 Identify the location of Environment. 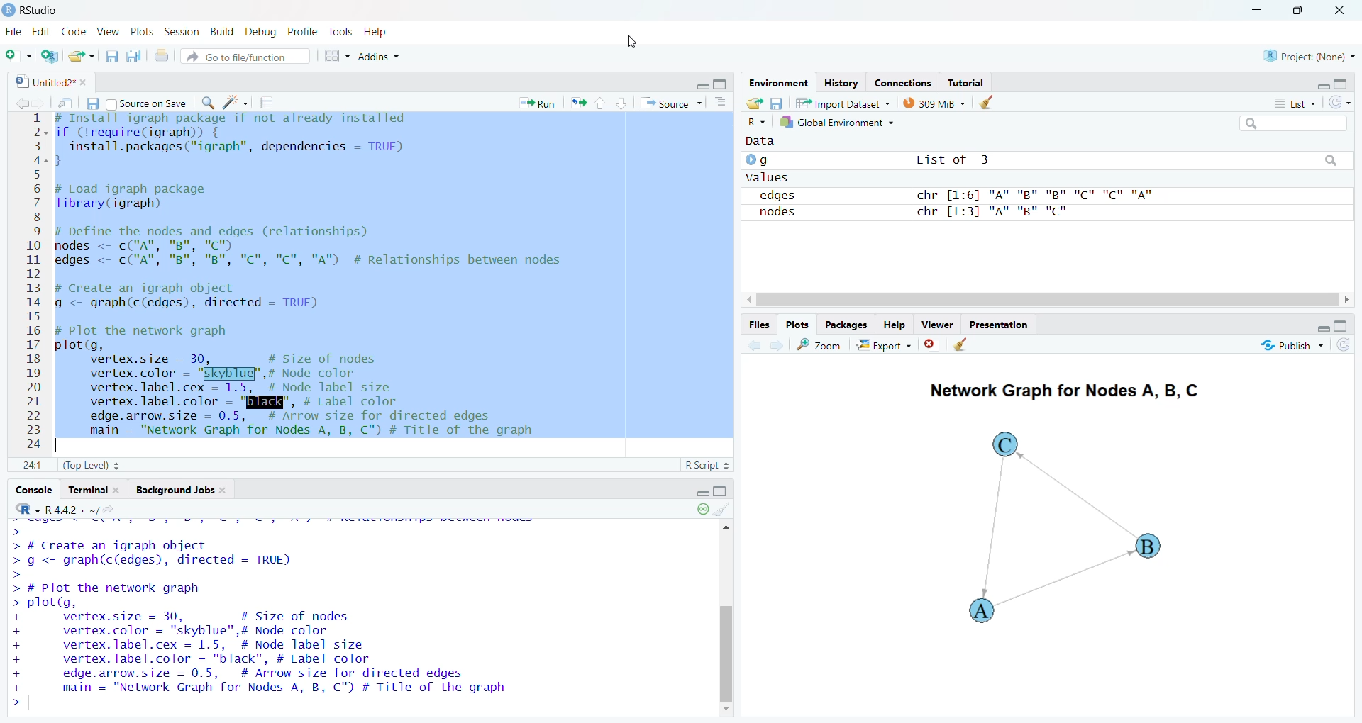
(780, 83).